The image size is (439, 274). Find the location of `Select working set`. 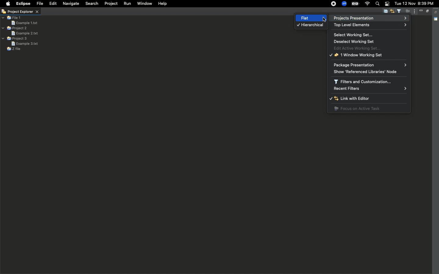

Select working set is located at coordinates (355, 35).